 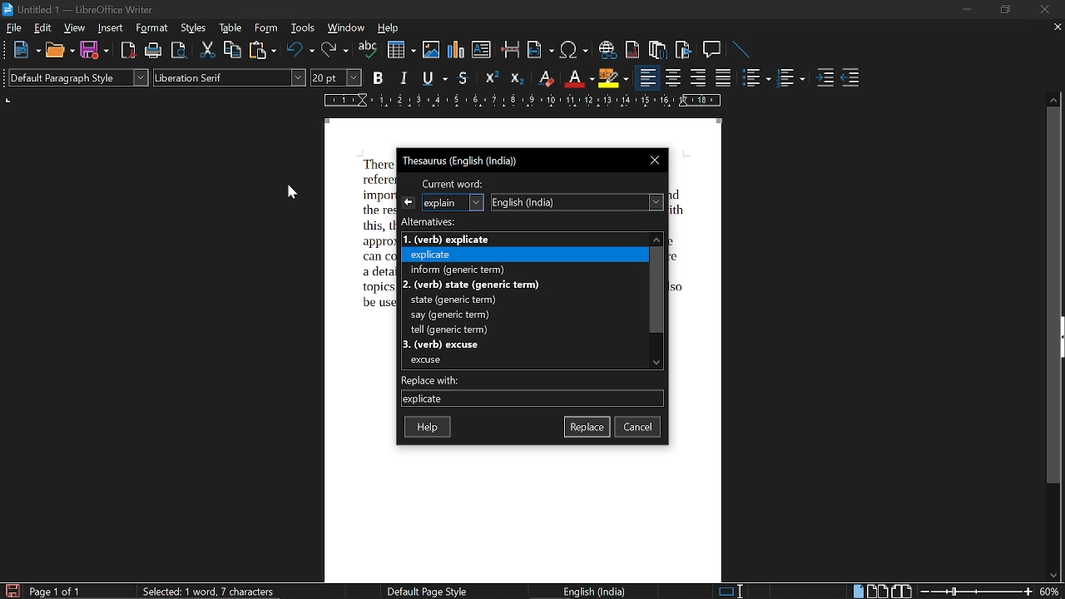 What do you see at coordinates (452, 184) in the screenshot?
I see `current word` at bounding box center [452, 184].